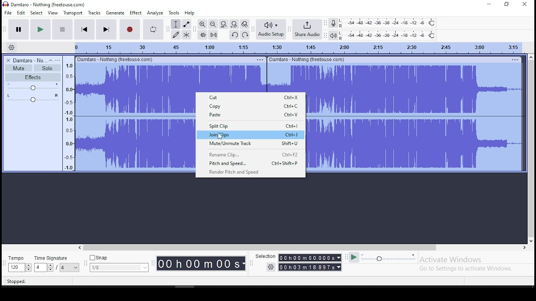 Image resolution: width=536 pixels, height=301 pixels. What do you see at coordinates (119, 268) in the screenshot?
I see `snap` at bounding box center [119, 268].